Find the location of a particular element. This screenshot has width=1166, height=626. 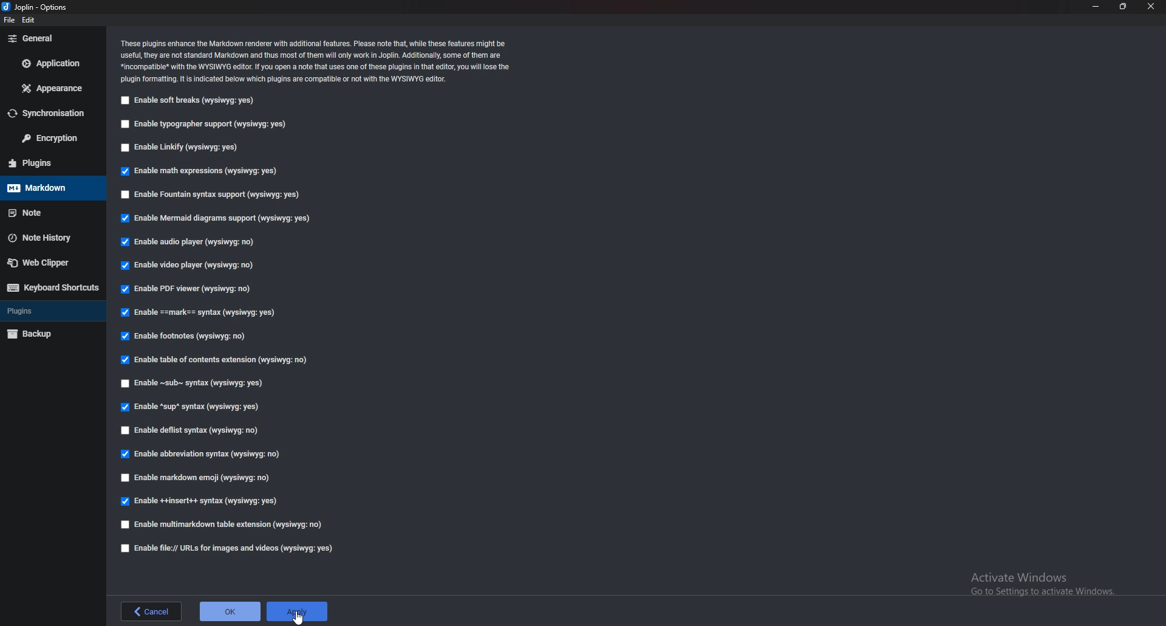

Enable footnotes is located at coordinates (184, 337).